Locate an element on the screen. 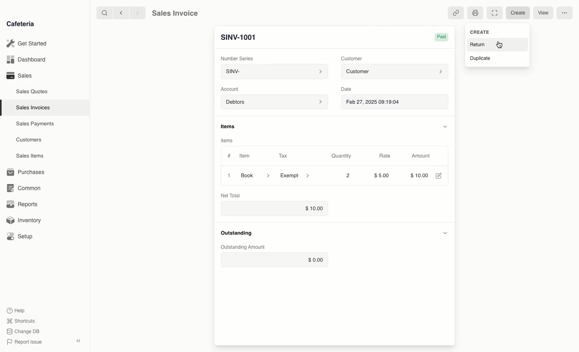 This screenshot has width=579, height=352. Hide is located at coordinates (445, 231).